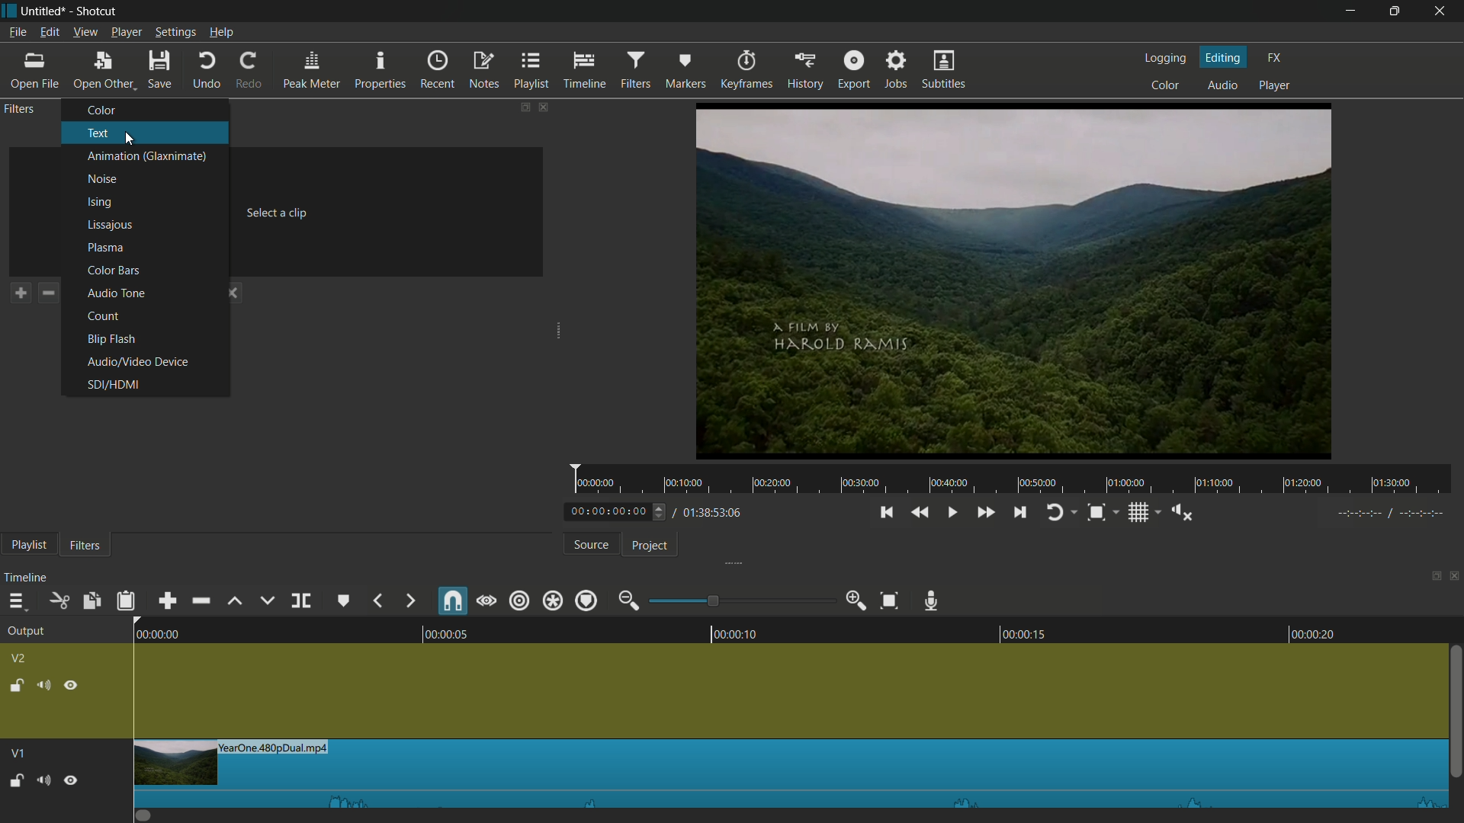  Describe the element at coordinates (49, 32) in the screenshot. I see `edit menu` at that location.